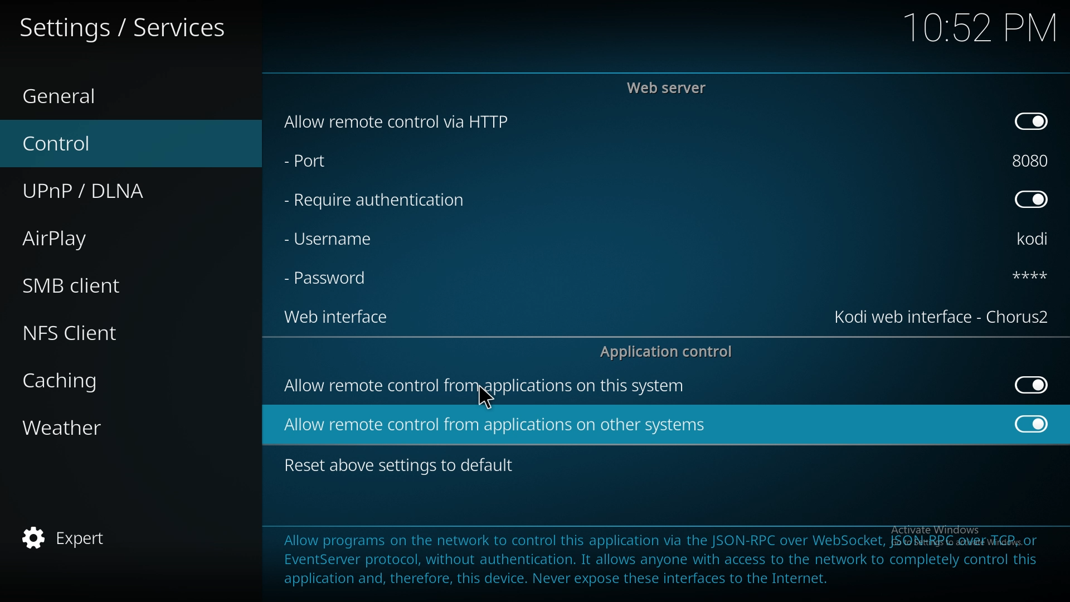  Describe the element at coordinates (943, 317) in the screenshot. I see `web interface` at that location.